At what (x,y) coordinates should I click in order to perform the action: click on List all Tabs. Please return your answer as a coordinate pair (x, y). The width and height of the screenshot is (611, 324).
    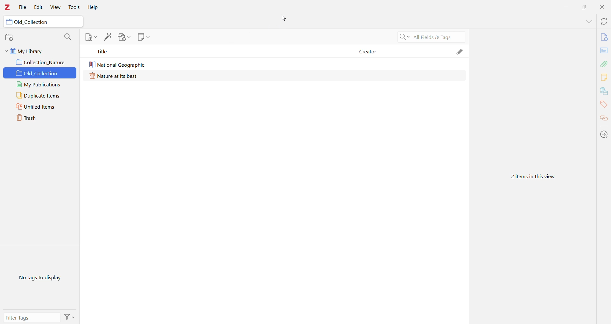
    Looking at the image, I should click on (588, 21).